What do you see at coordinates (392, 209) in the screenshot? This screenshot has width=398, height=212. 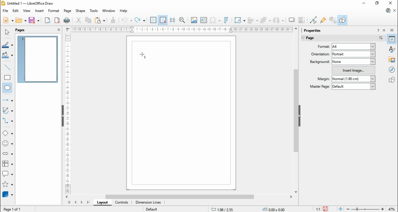 I see `47%` at bounding box center [392, 209].